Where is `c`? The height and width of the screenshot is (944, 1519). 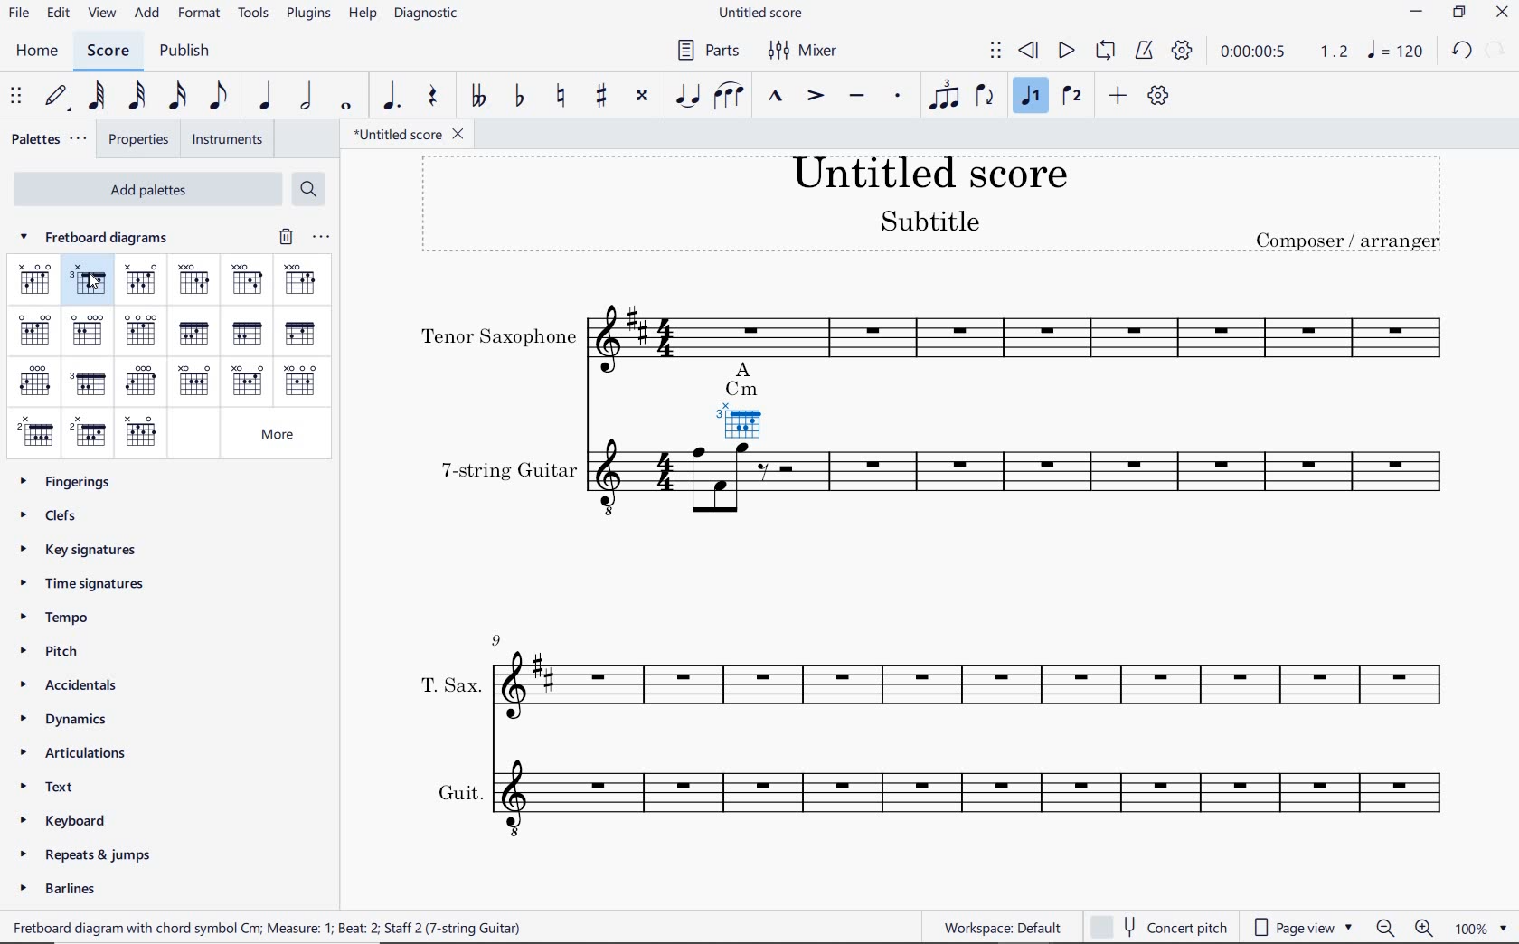
c is located at coordinates (34, 280).